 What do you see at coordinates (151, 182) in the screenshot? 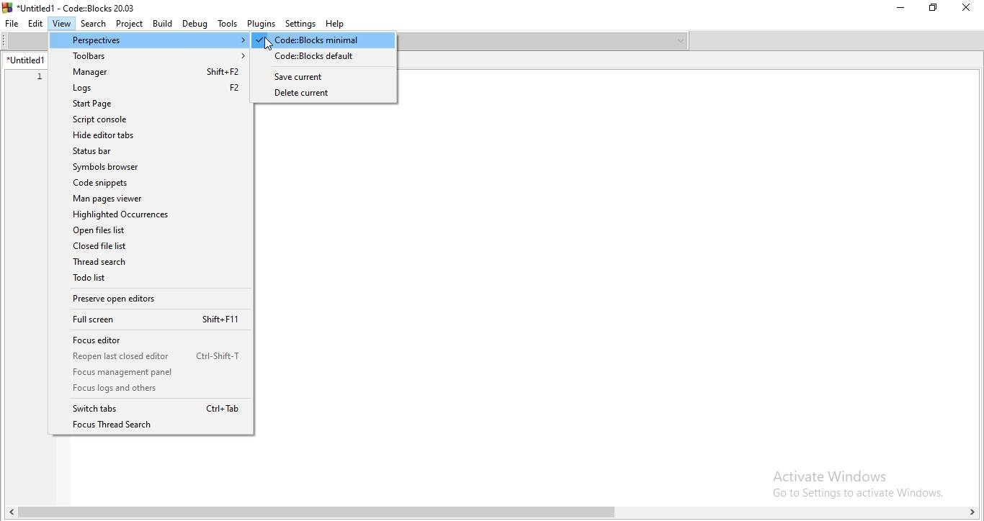
I see `Code snippets` at bounding box center [151, 182].